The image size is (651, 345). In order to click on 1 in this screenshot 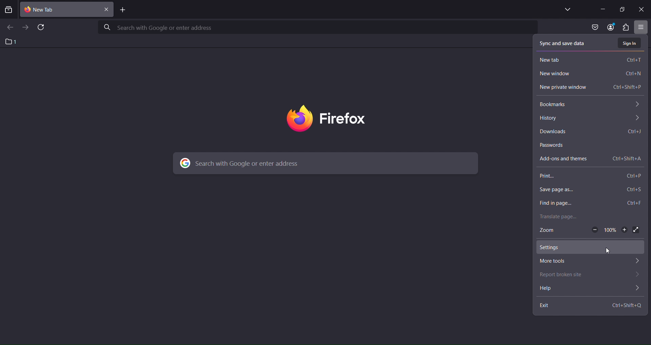, I will do `click(14, 42)`.